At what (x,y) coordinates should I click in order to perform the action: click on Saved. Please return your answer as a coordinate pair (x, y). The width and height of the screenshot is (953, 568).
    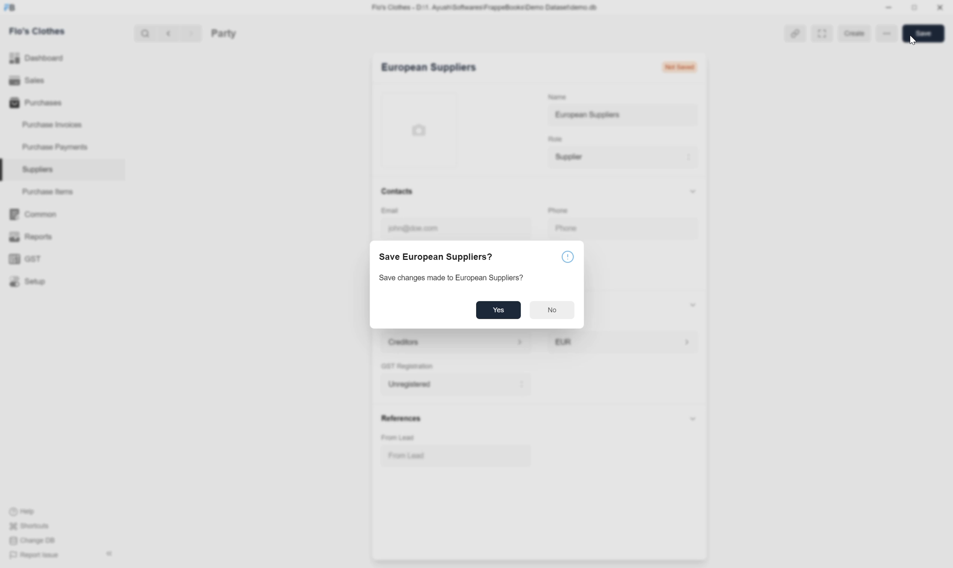
    Looking at the image, I should click on (689, 68).